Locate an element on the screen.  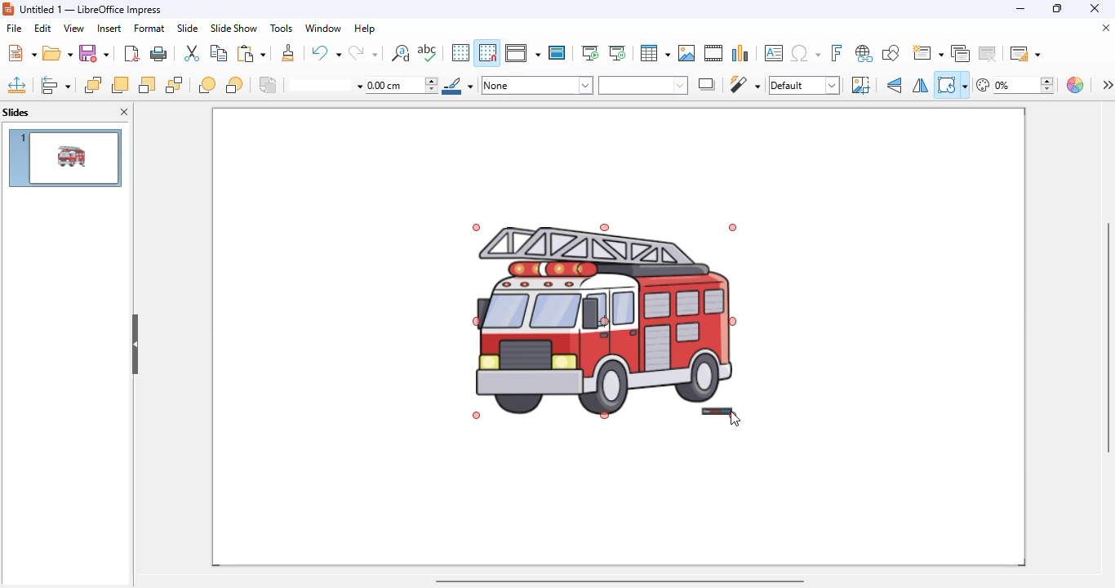
insert hyperlink is located at coordinates (864, 53).